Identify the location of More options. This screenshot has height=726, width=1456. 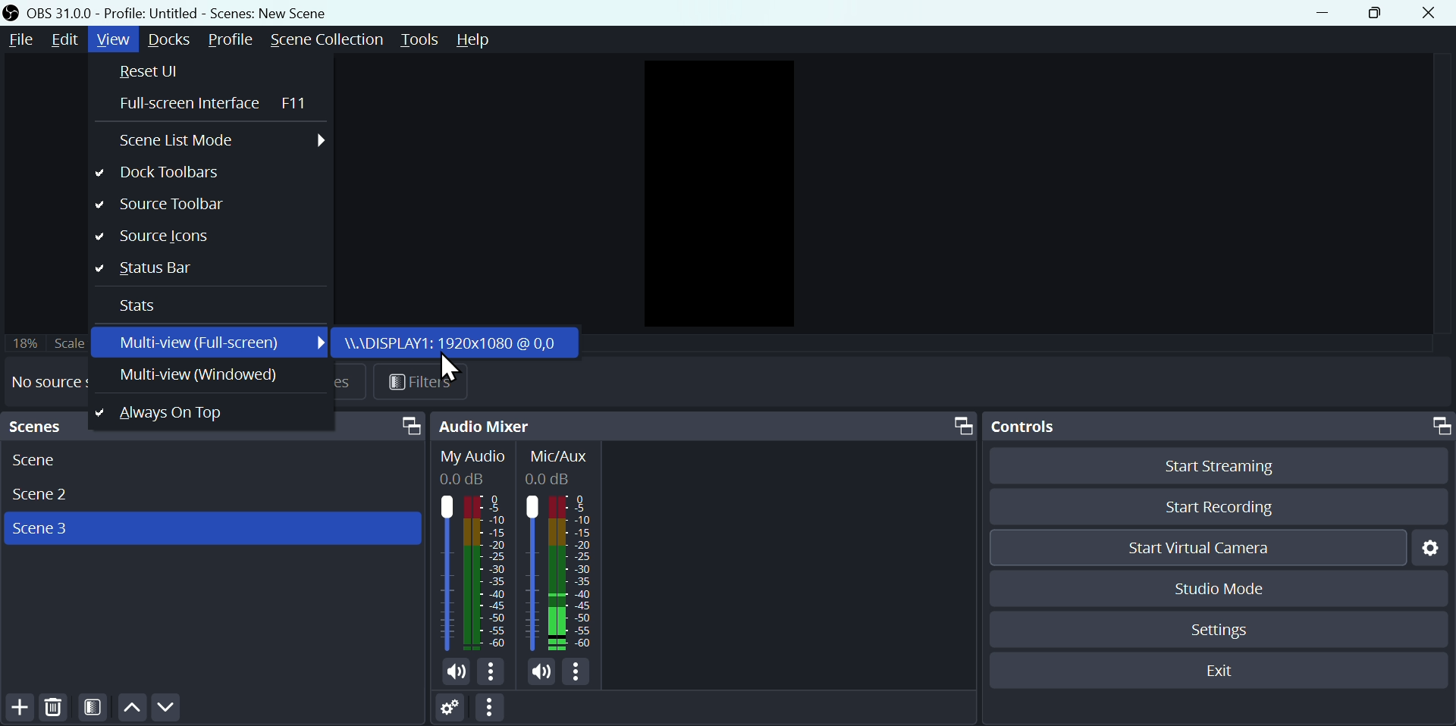
(497, 709).